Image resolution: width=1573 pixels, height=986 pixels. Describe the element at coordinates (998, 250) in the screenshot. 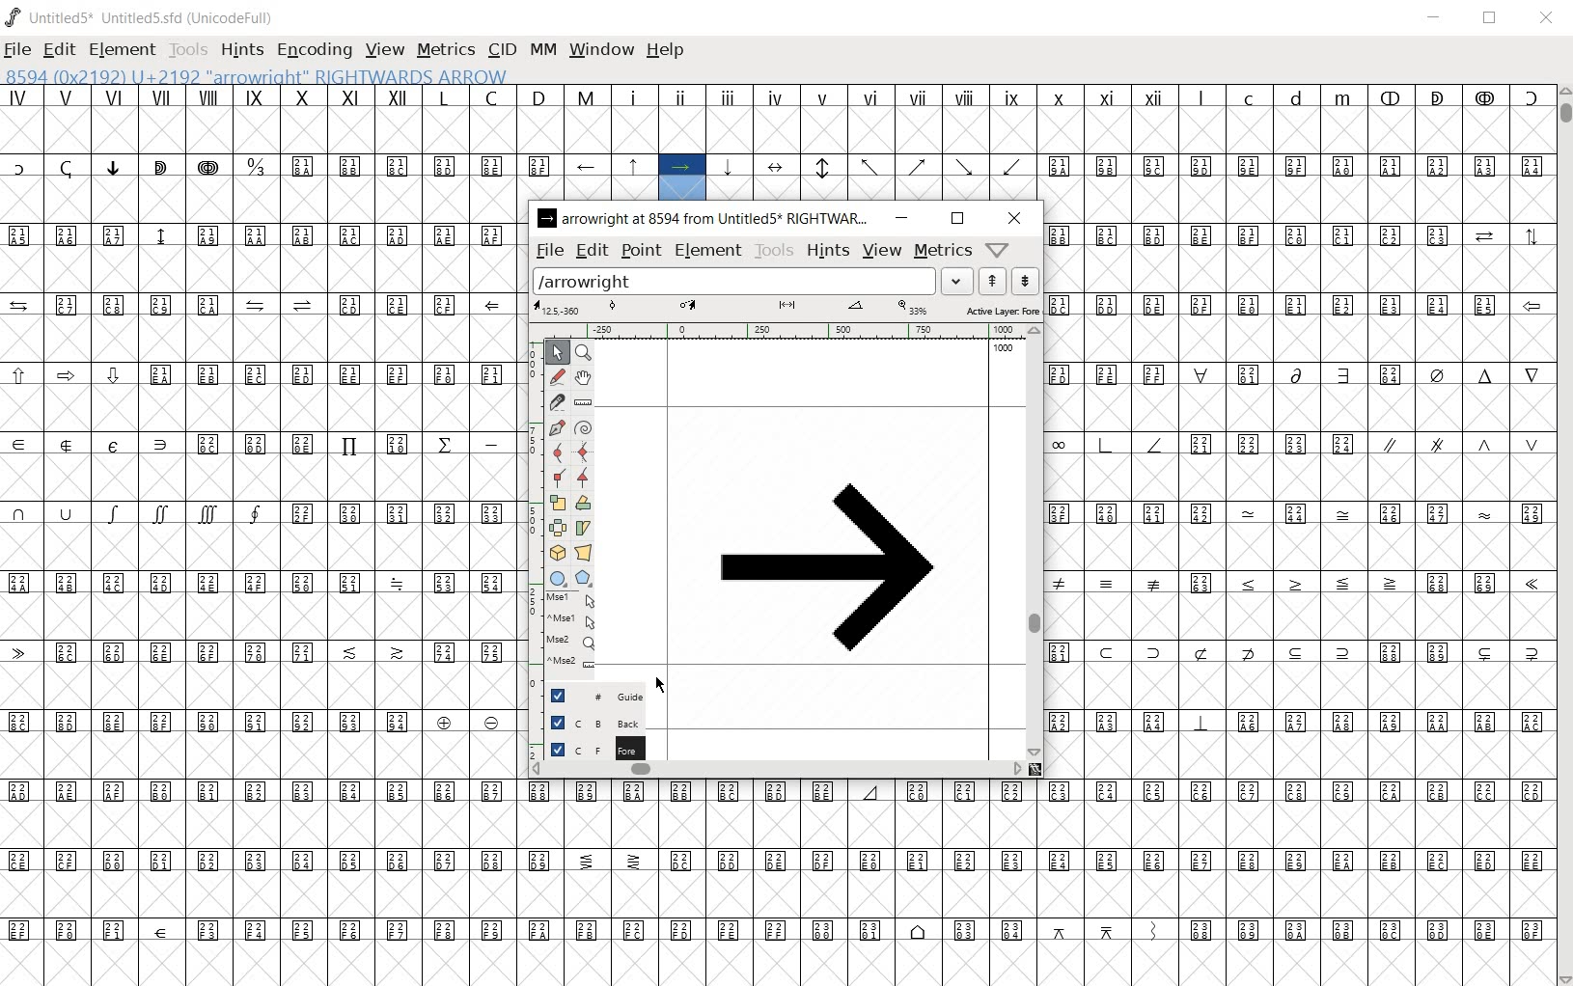

I see `Help/Window` at that location.